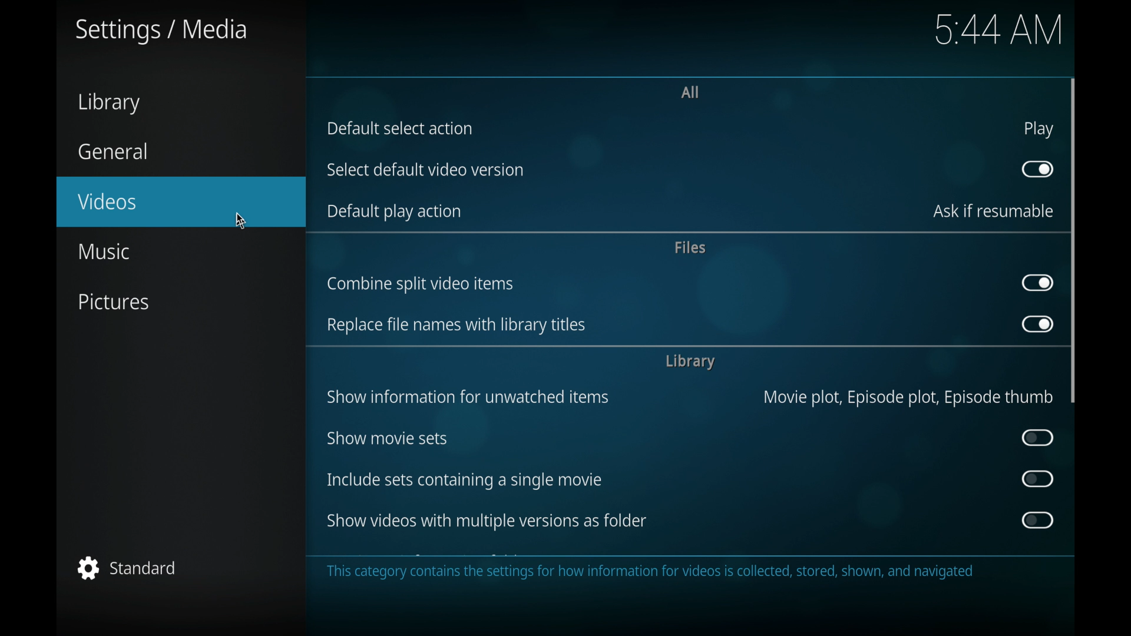 The height and width of the screenshot is (636, 1131). Describe the element at coordinates (241, 218) in the screenshot. I see `cursor` at that location.